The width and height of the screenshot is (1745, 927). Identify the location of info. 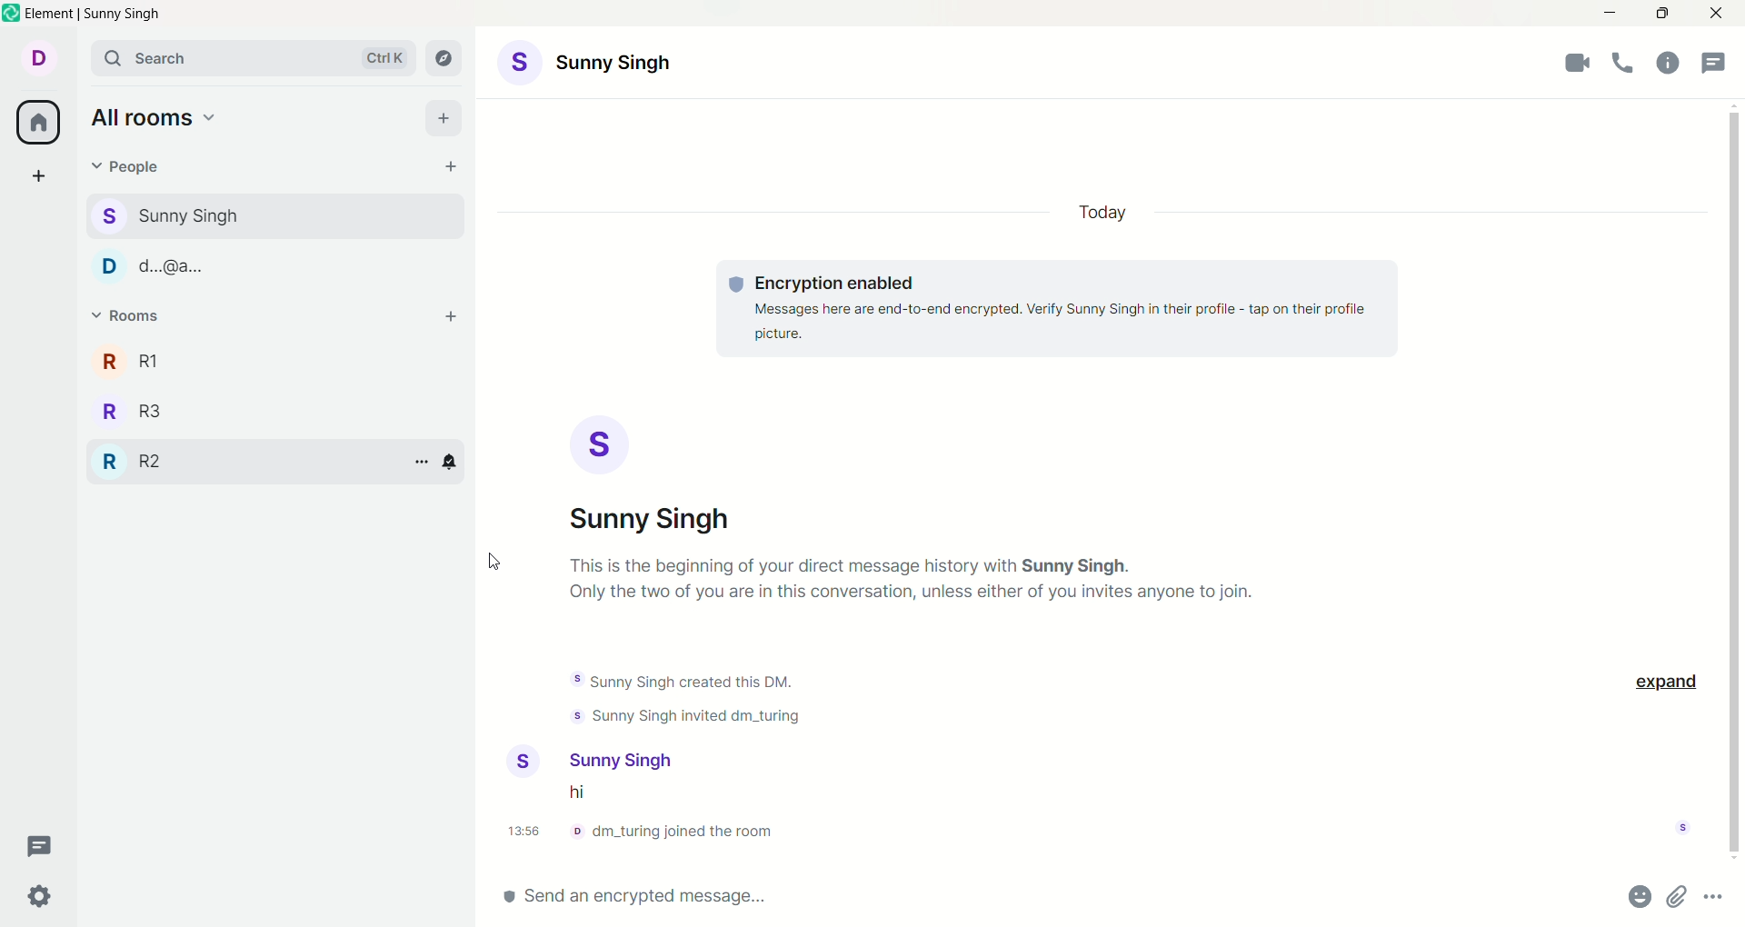
(680, 832).